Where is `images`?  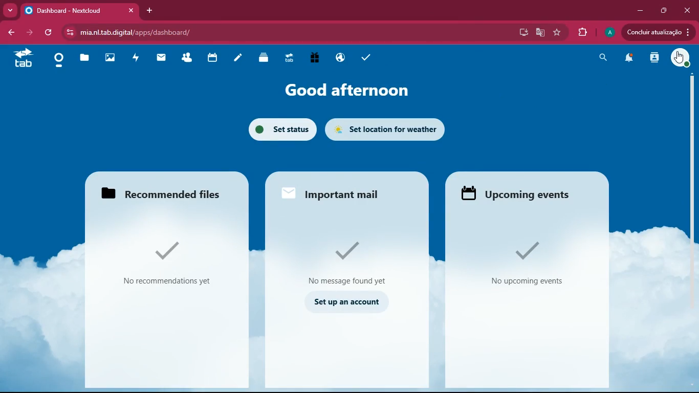 images is located at coordinates (114, 59).